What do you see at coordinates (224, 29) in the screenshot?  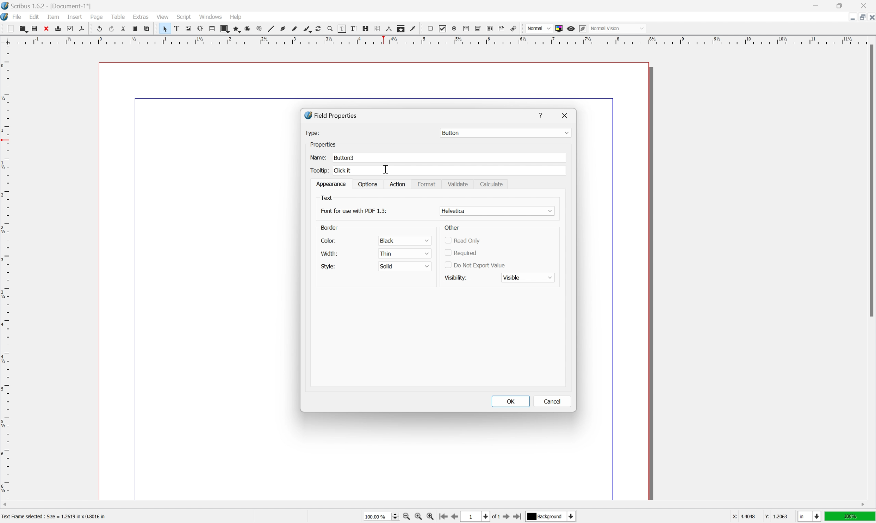 I see `shape` at bounding box center [224, 29].